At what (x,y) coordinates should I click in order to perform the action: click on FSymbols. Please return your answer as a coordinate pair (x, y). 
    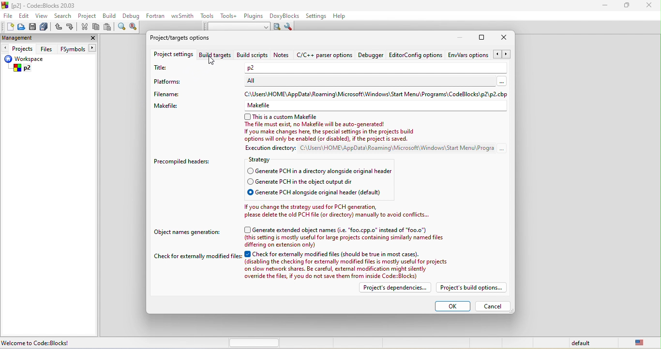
    Looking at the image, I should click on (79, 49).